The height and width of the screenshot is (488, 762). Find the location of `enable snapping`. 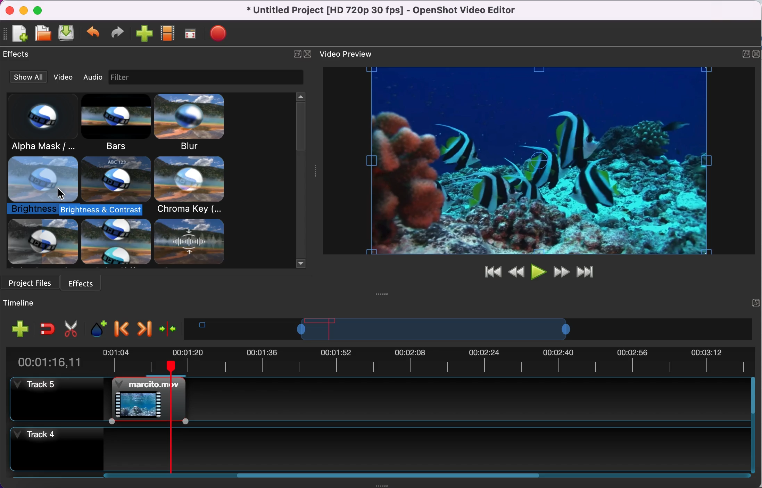

enable snapping is located at coordinates (47, 328).